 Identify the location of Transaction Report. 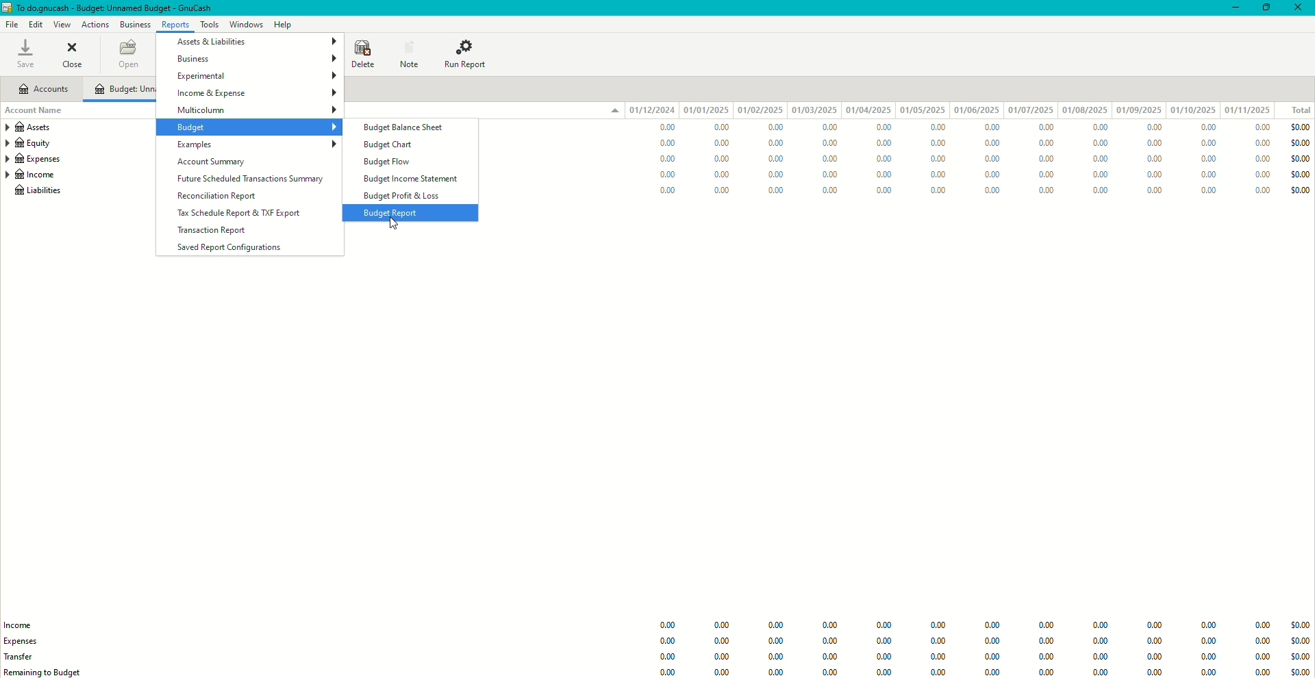
(214, 230).